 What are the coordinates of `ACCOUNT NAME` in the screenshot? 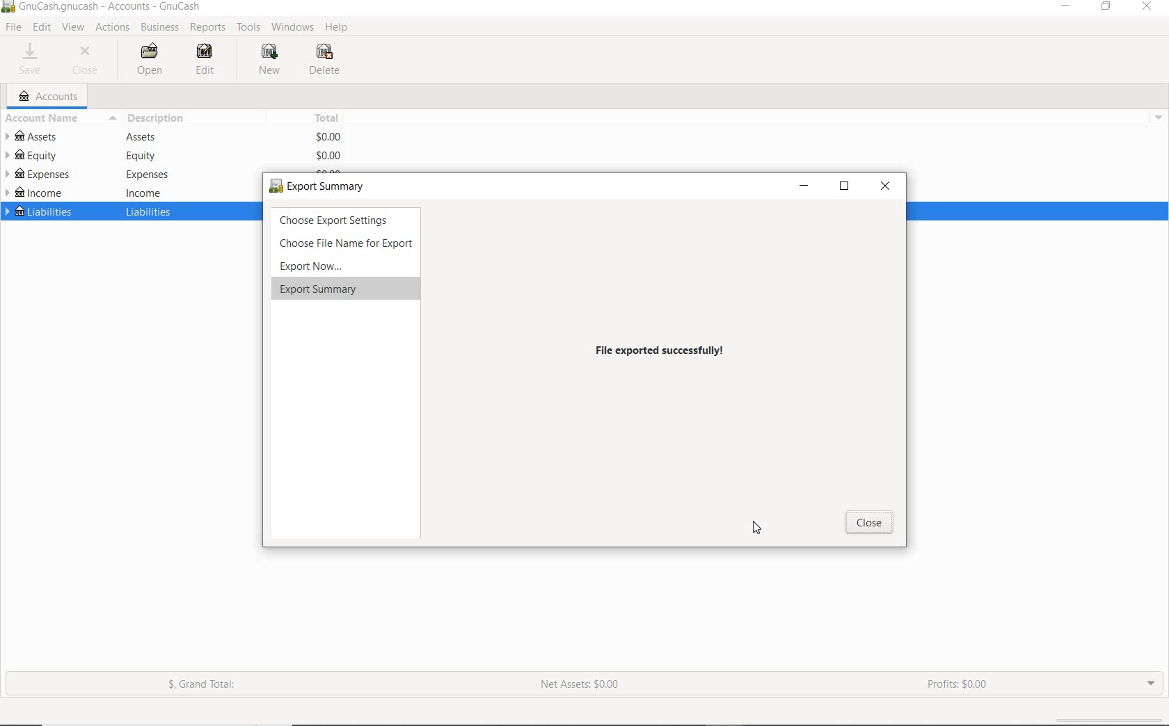 It's located at (41, 120).